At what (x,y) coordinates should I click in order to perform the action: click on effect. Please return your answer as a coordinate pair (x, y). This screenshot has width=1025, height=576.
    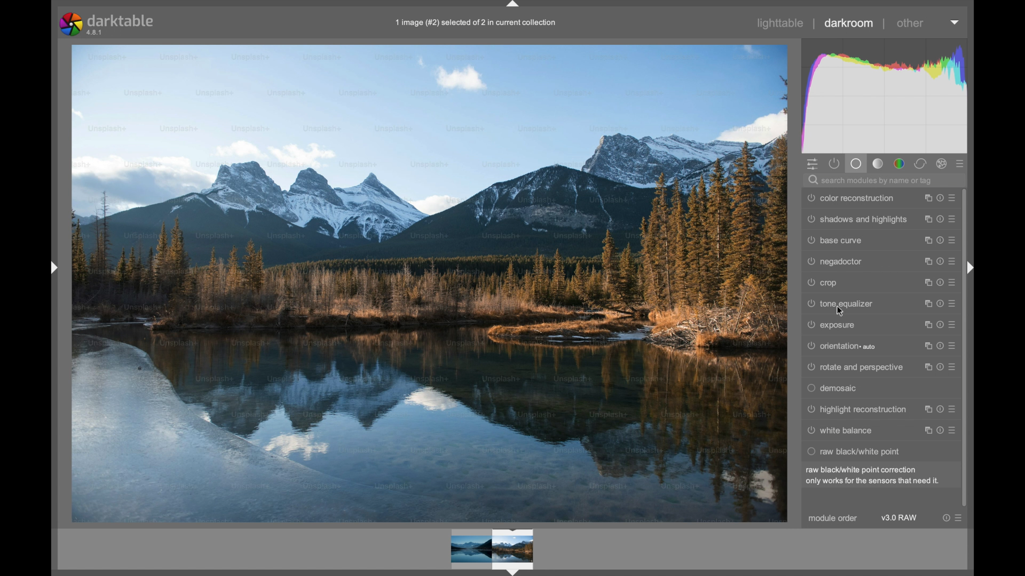
    Looking at the image, I should click on (942, 164).